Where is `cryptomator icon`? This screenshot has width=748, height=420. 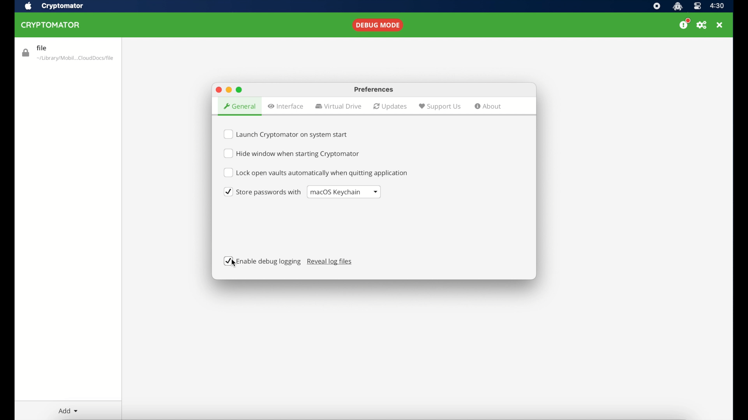 cryptomator icon is located at coordinates (678, 6).